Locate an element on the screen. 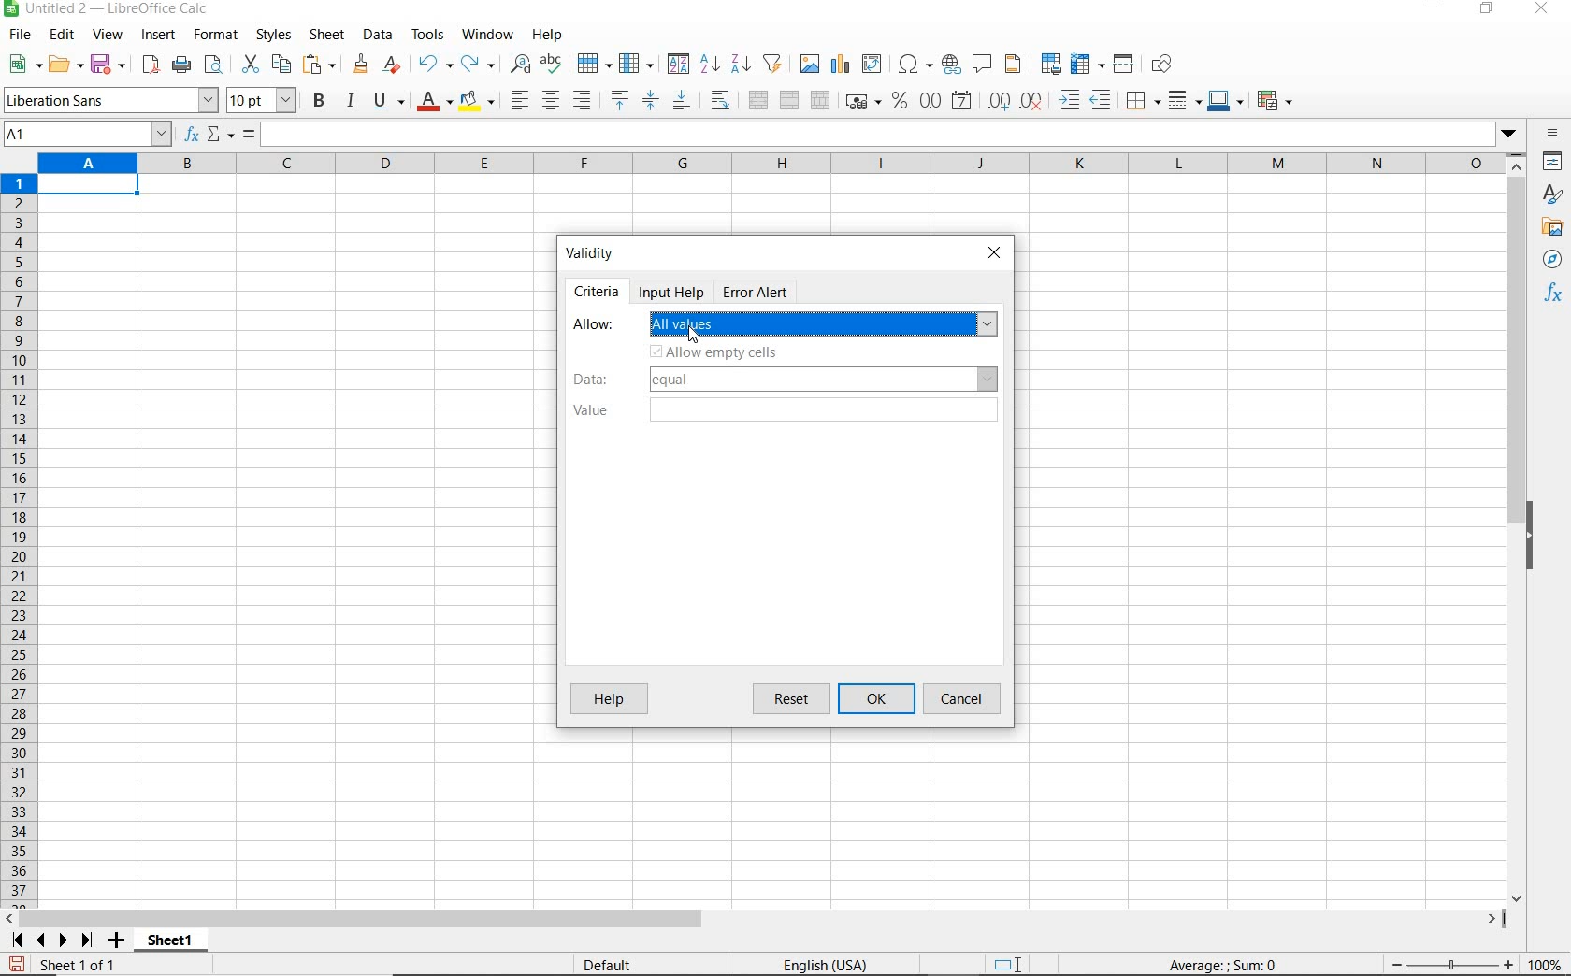  clone formatting is located at coordinates (362, 65).